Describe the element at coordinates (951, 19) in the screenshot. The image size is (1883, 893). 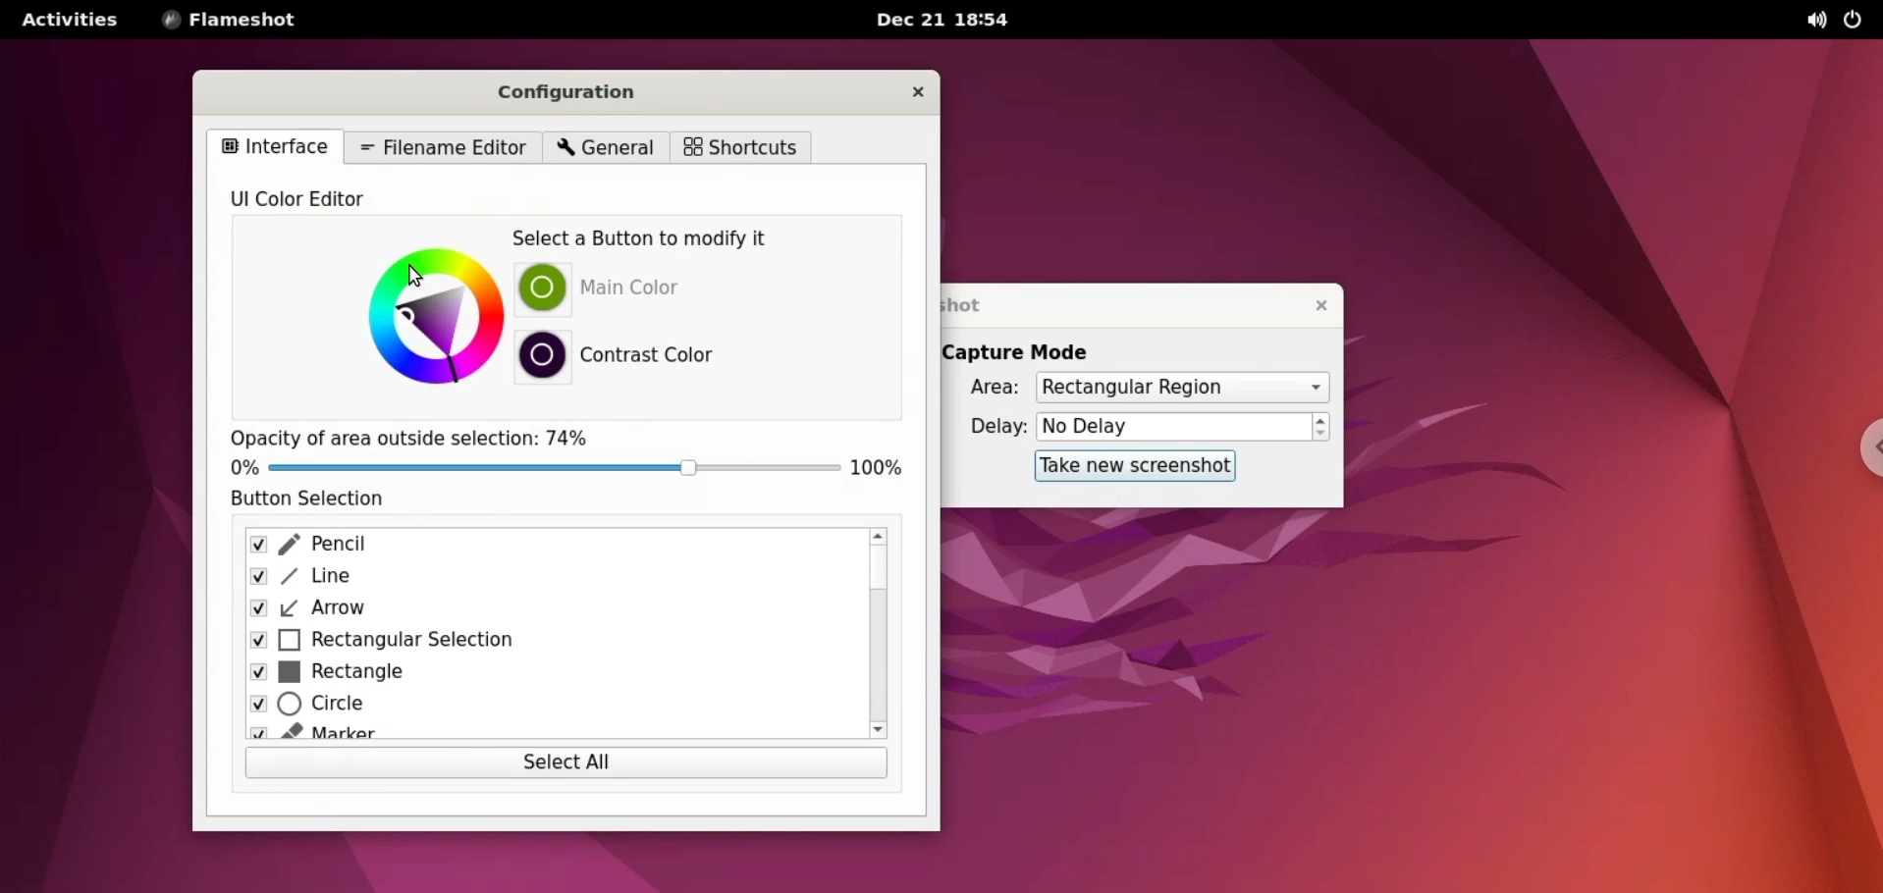
I see `Dec 21 18:54` at that location.